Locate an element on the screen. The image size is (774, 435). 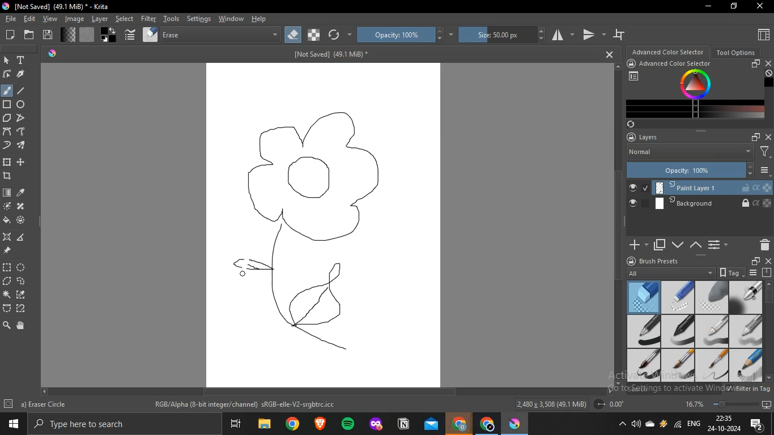
RGB/Alpha (8-bit integer/channel) sRGB-elle-V2-srgbtrc.icc is located at coordinates (247, 406).